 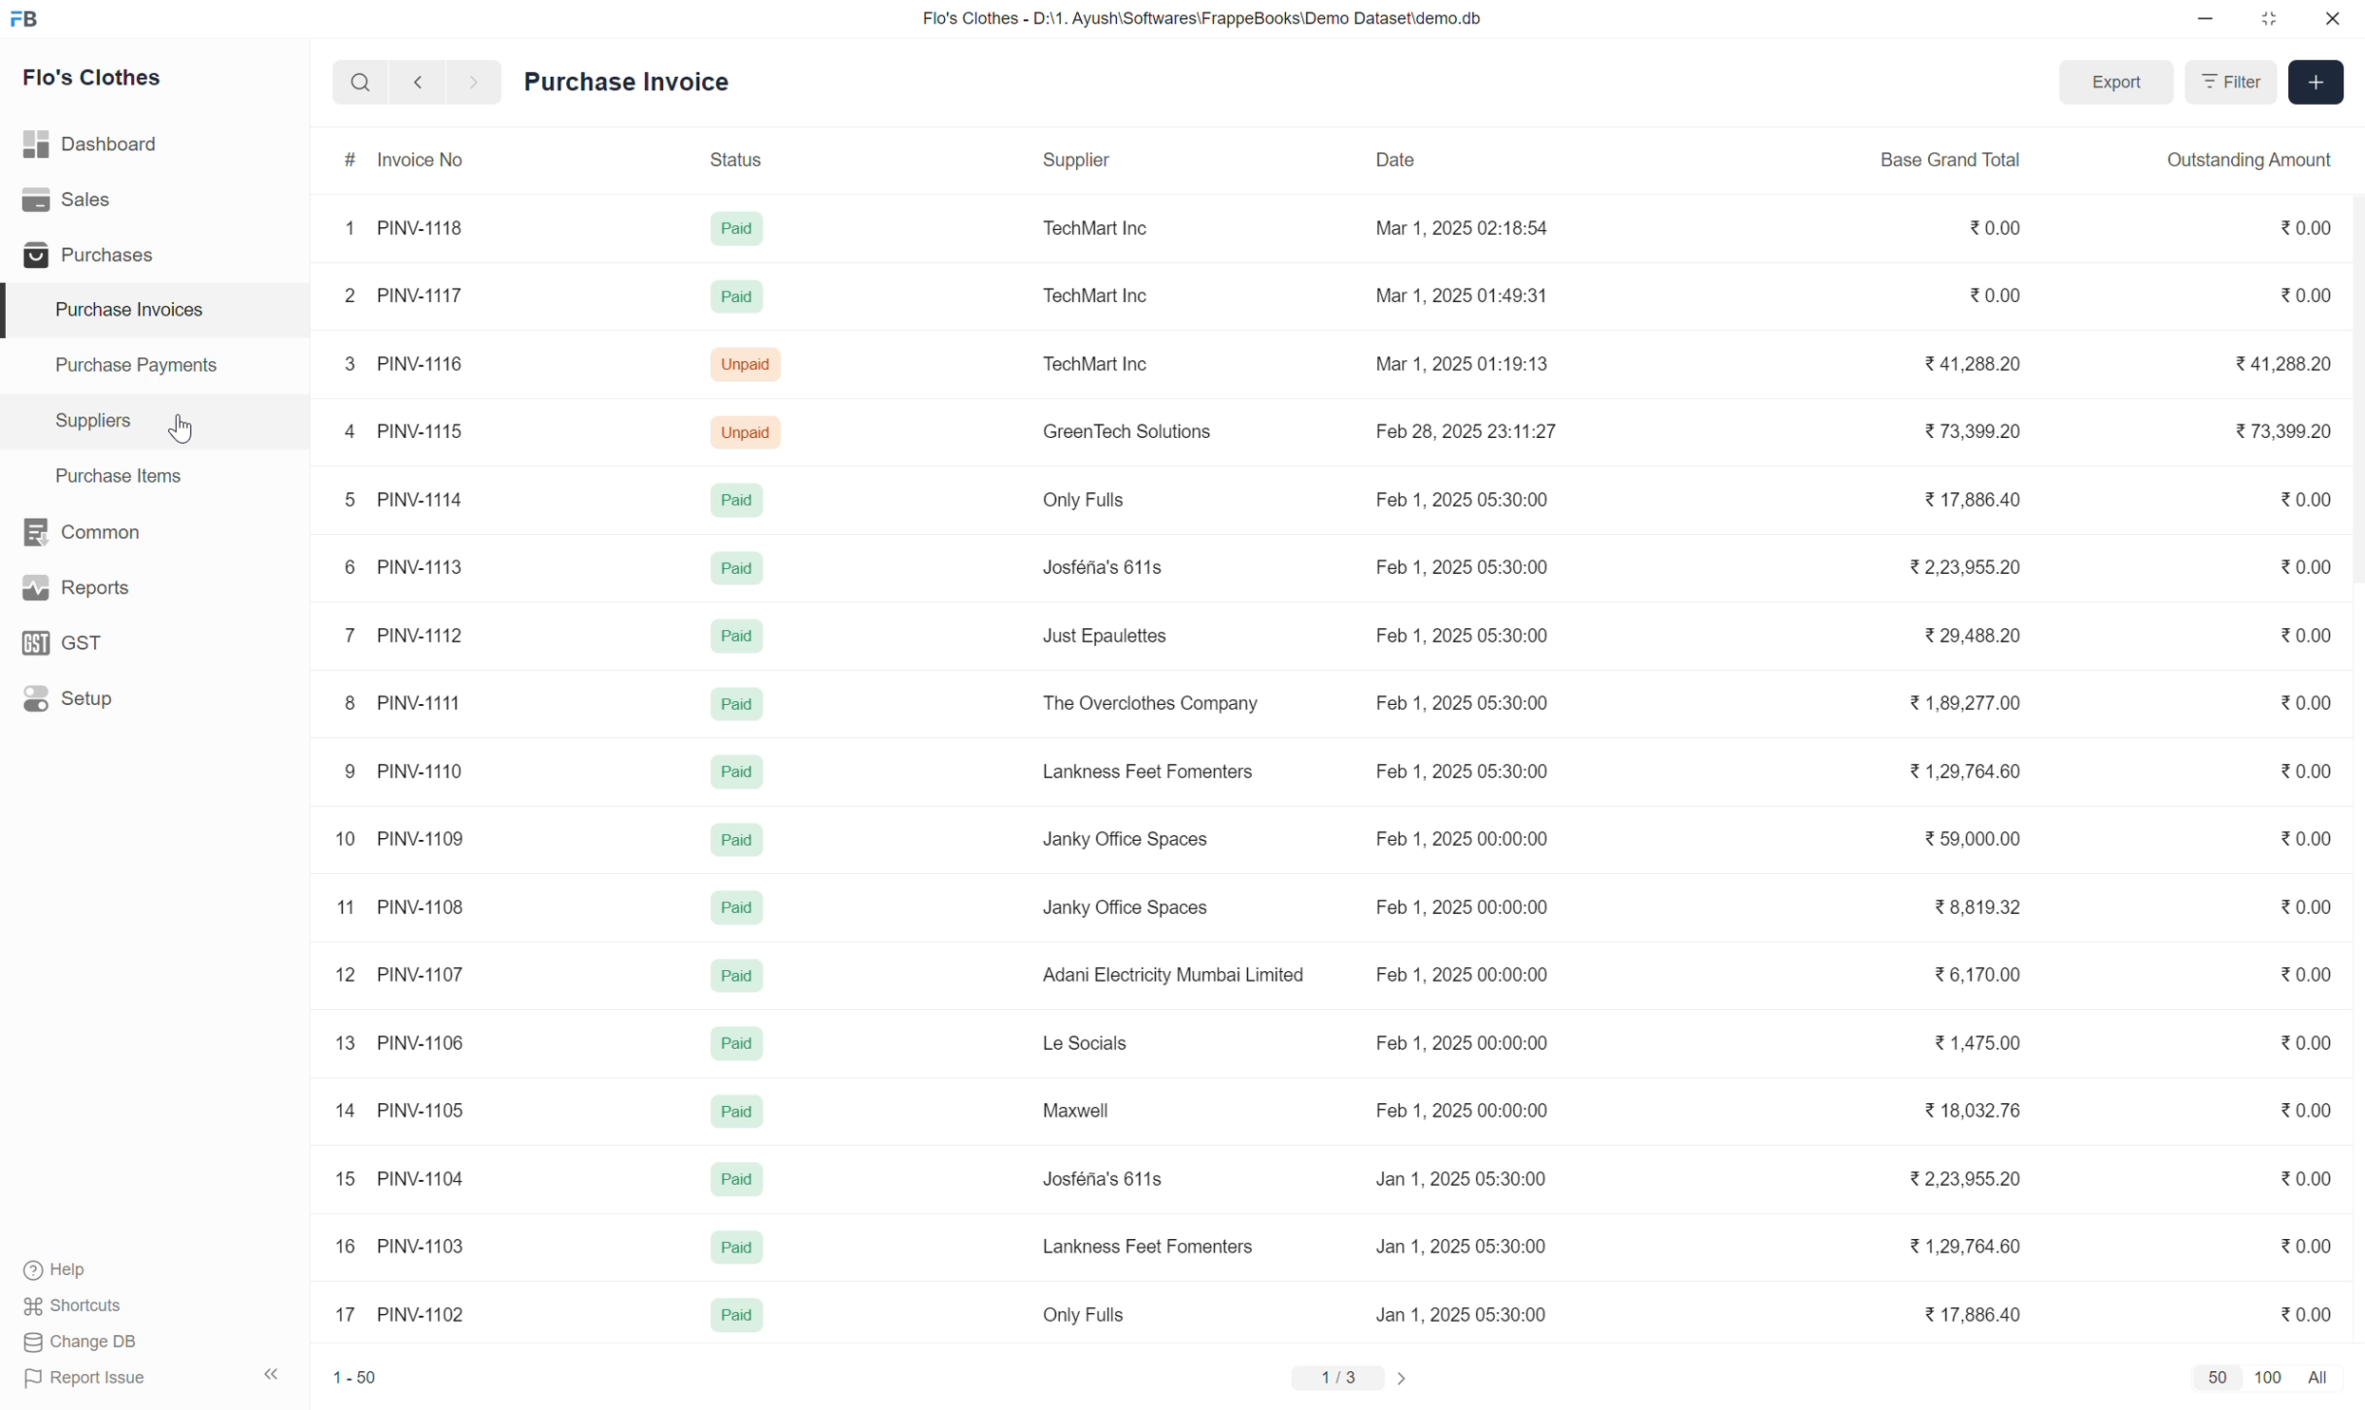 I want to click on % 1,475.00, so click(x=1980, y=1043).